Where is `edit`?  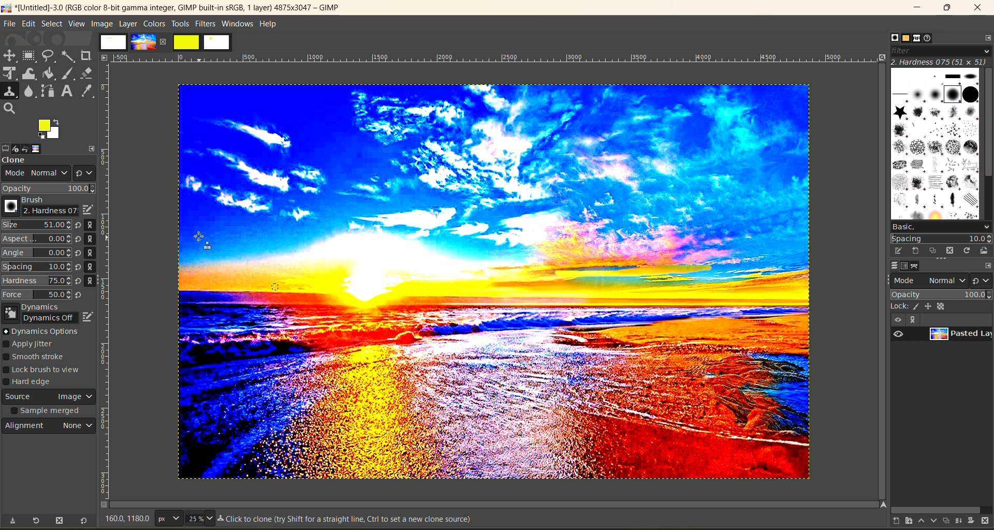 edit is located at coordinates (89, 315).